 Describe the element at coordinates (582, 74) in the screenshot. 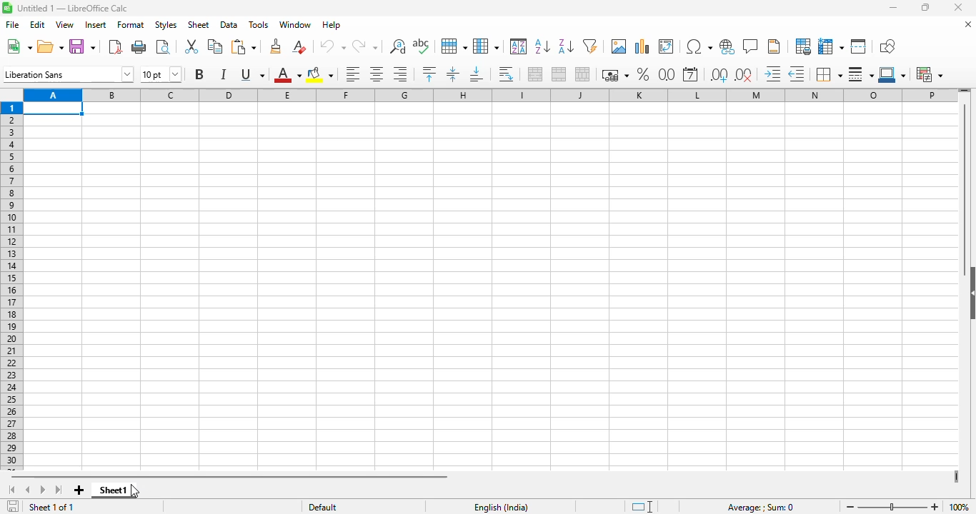

I see `unmerge cells` at that location.